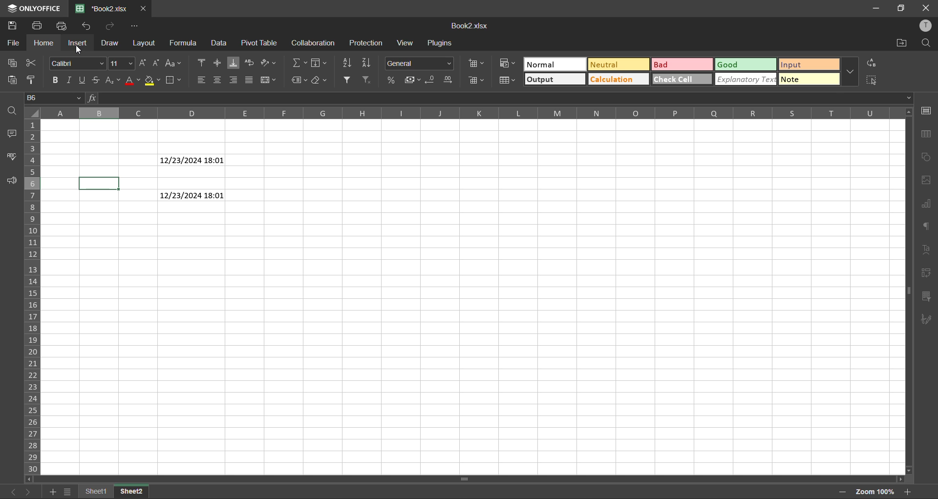 The image size is (938, 499). Describe the element at coordinates (218, 79) in the screenshot. I see `align center` at that location.